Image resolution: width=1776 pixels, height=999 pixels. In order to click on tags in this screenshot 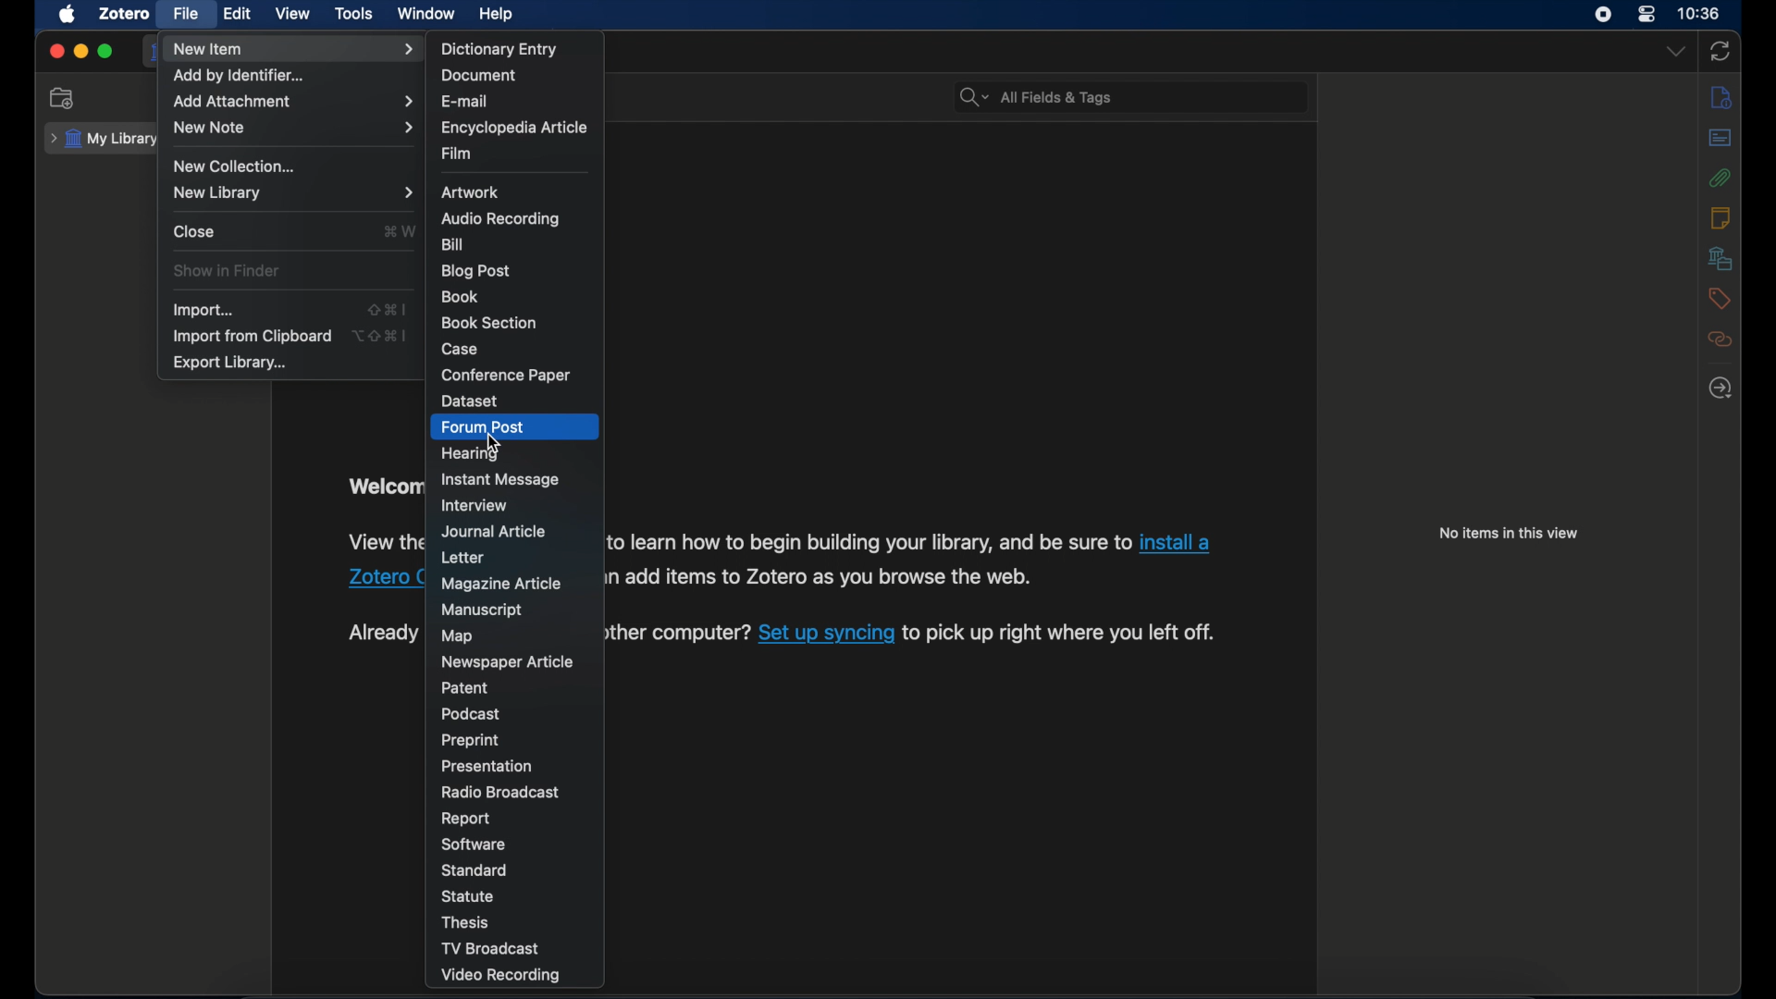, I will do `click(1720, 299)`.